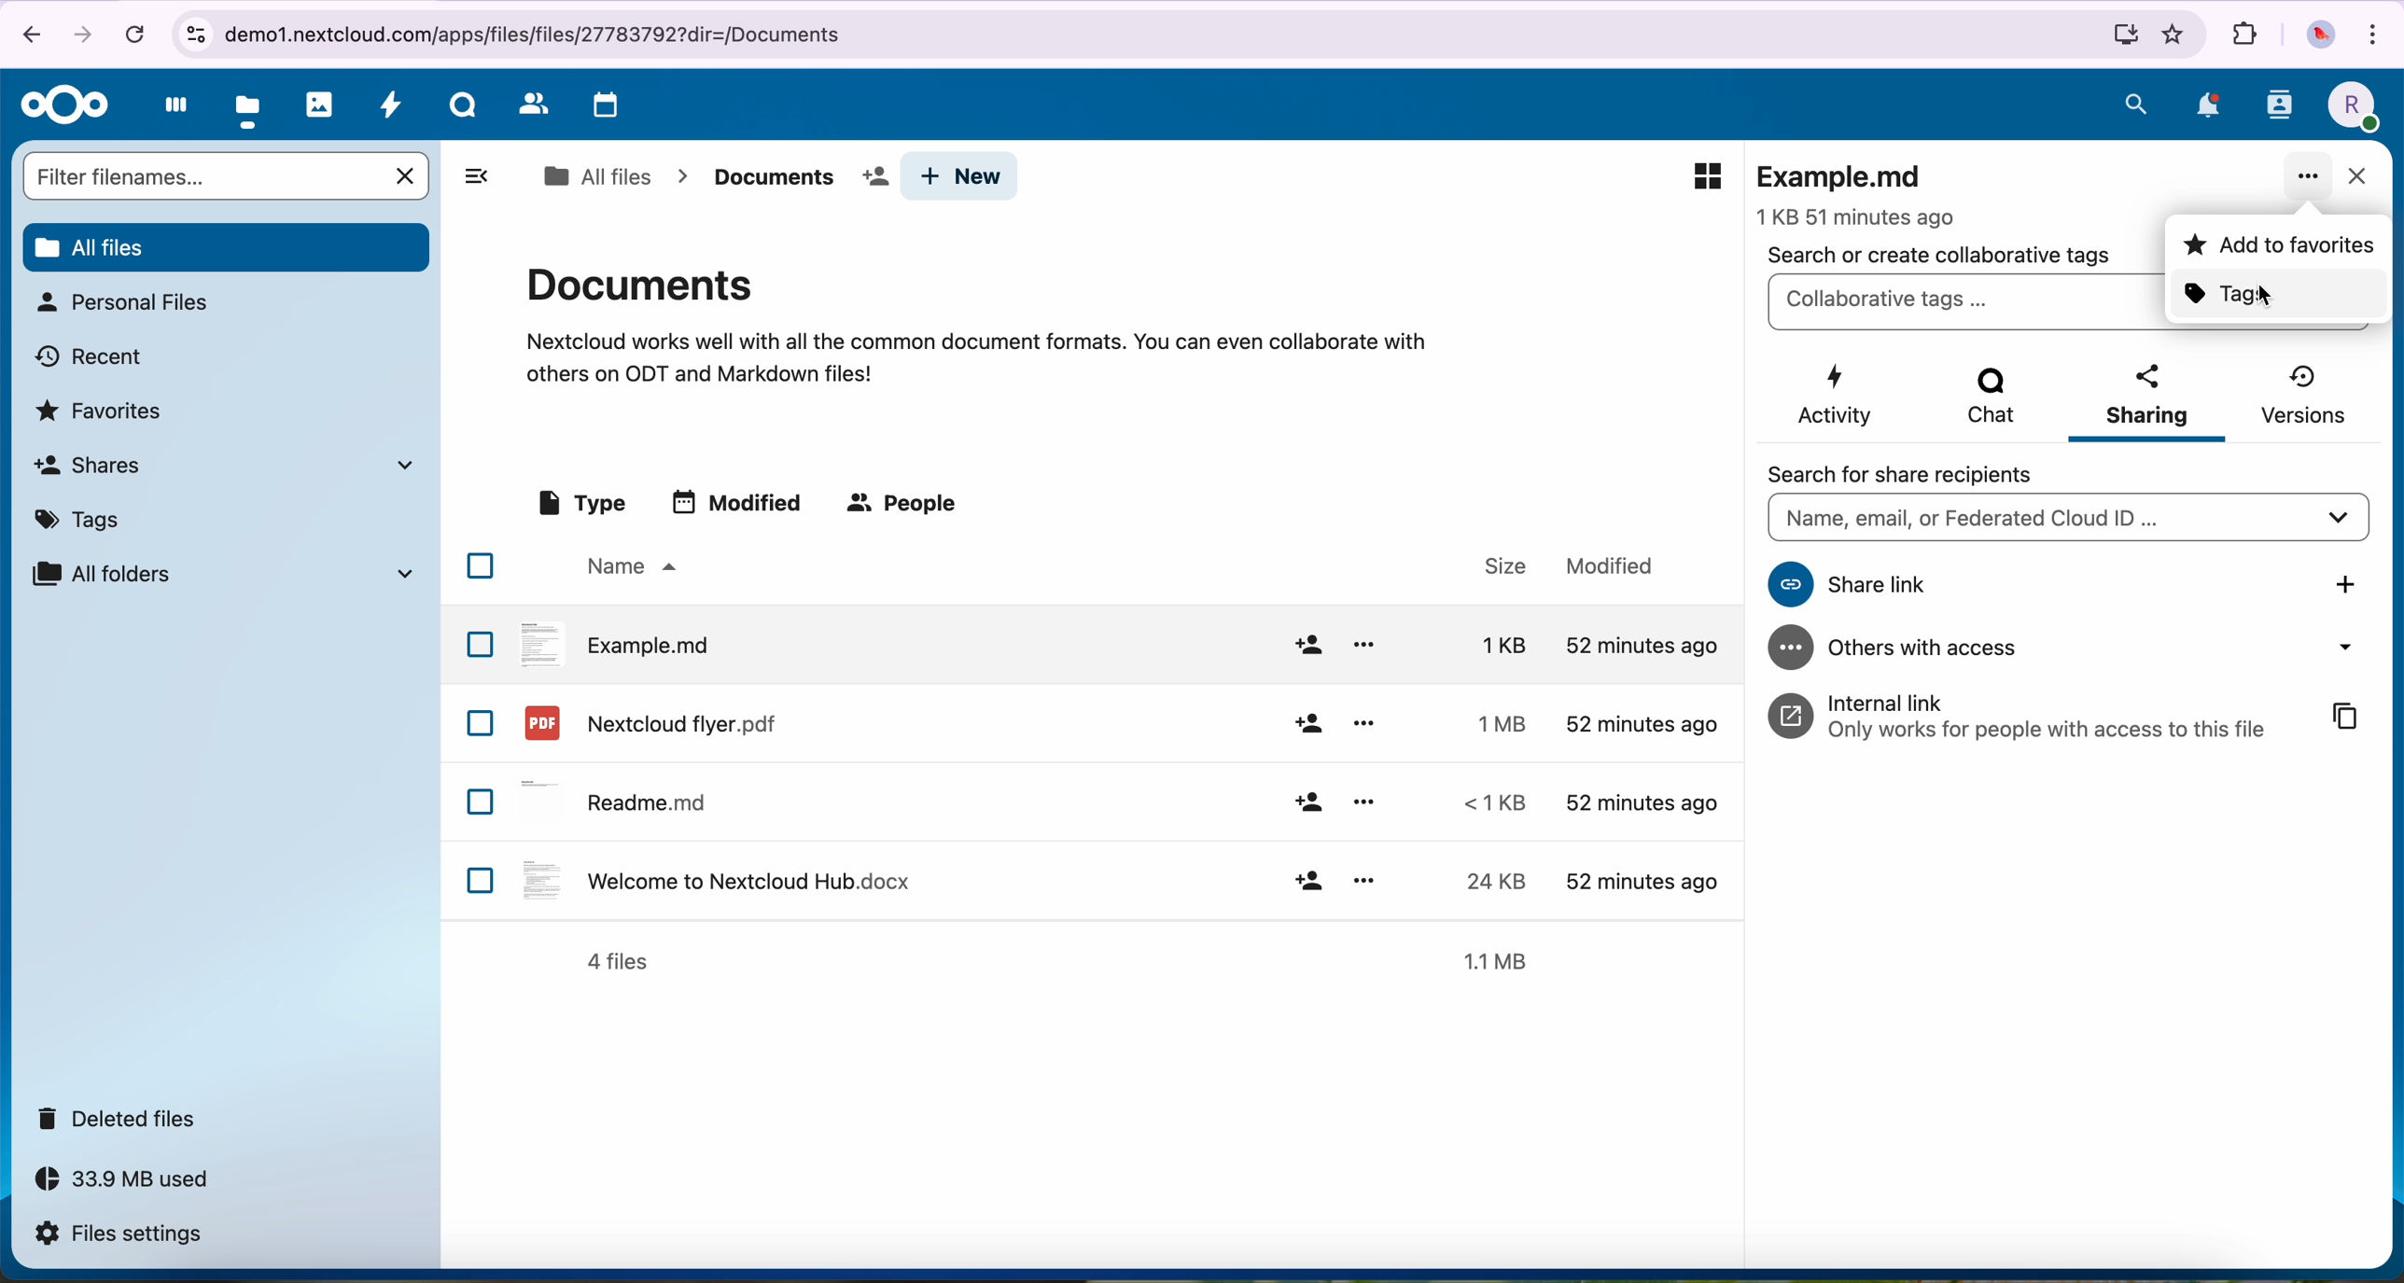 This screenshot has height=1283, width=2404. What do you see at coordinates (482, 880) in the screenshot?
I see `checkbox` at bounding box center [482, 880].